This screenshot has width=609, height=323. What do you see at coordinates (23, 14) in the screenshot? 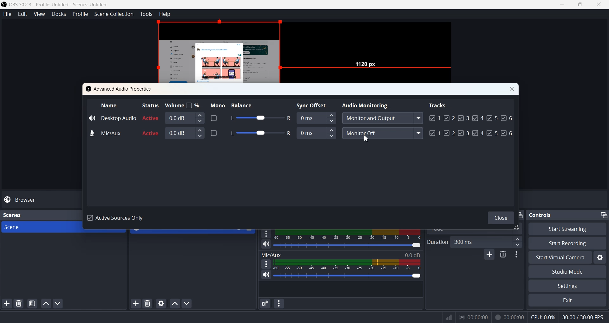
I see `Edit` at bounding box center [23, 14].